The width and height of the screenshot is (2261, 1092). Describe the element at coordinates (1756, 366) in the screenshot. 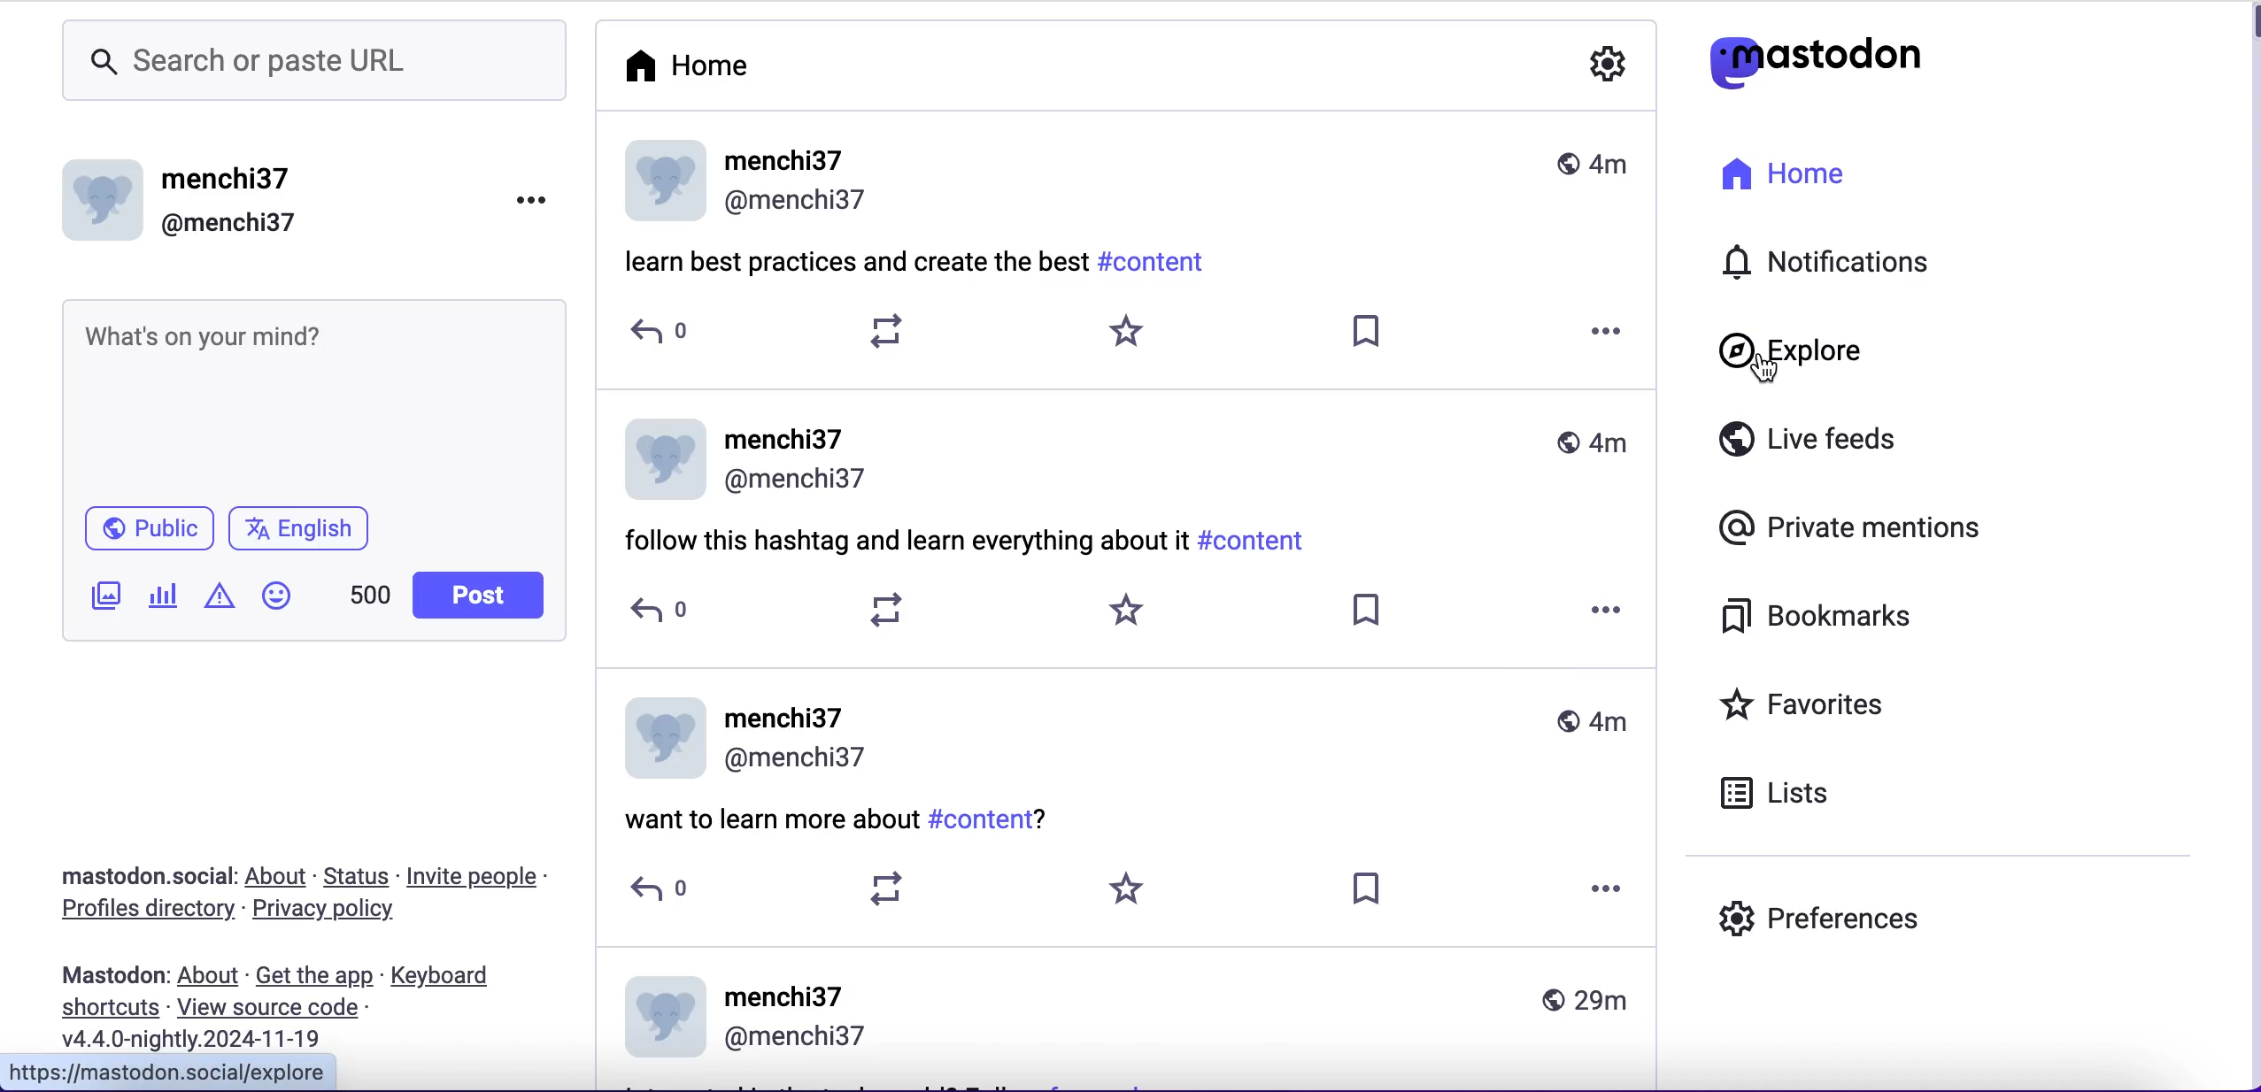

I see `cursor` at that location.